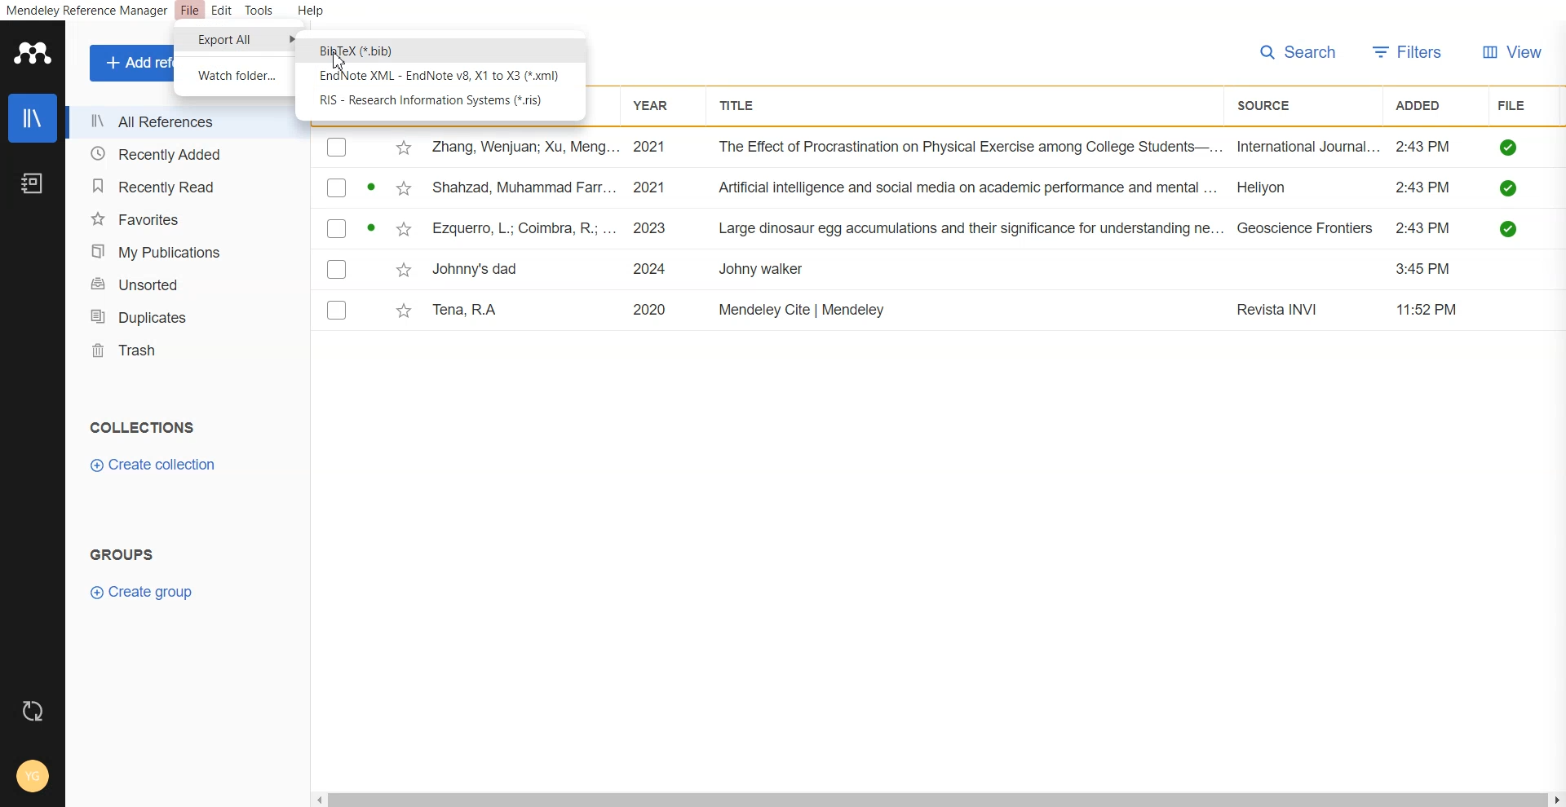  I want to click on saved, so click(1511, 147).